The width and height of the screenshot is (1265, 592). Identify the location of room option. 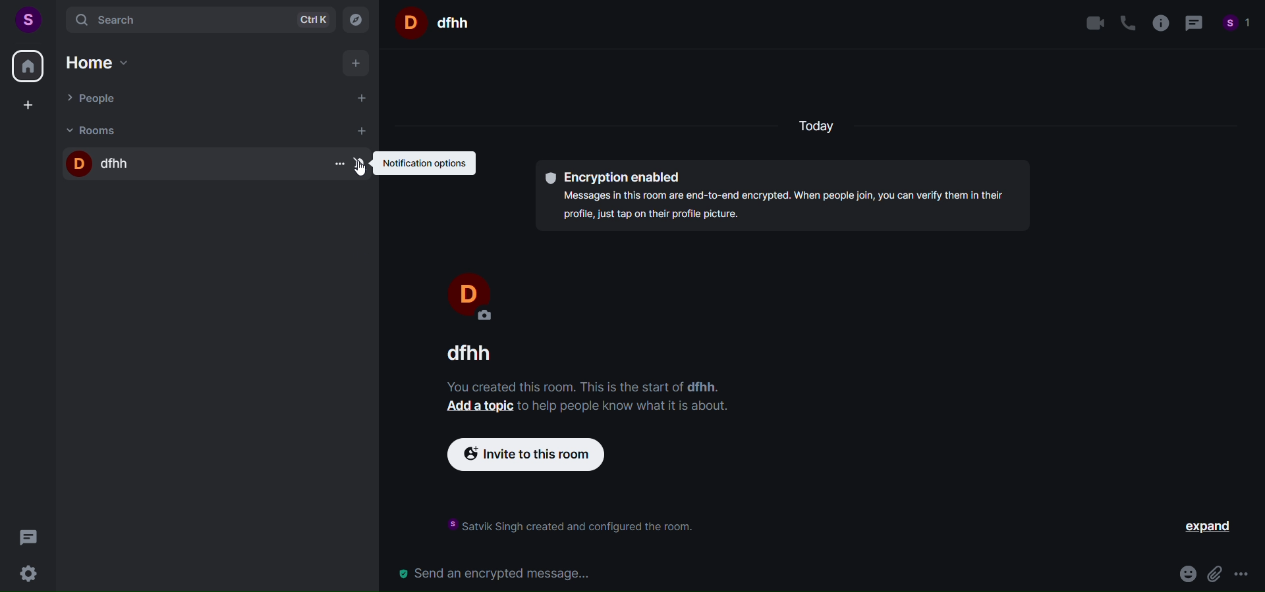
(337, 164).